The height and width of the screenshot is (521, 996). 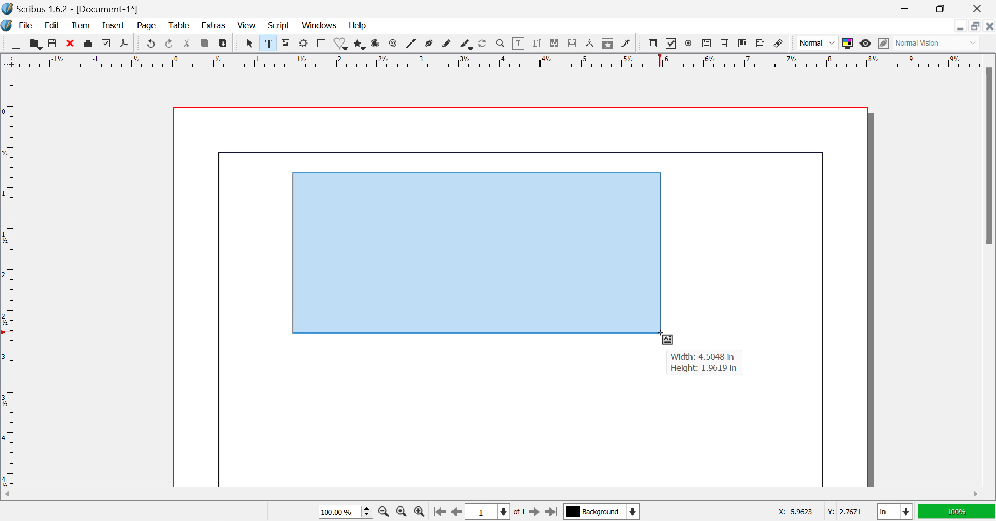 I want to click on Table, so click(x=179, y=27).